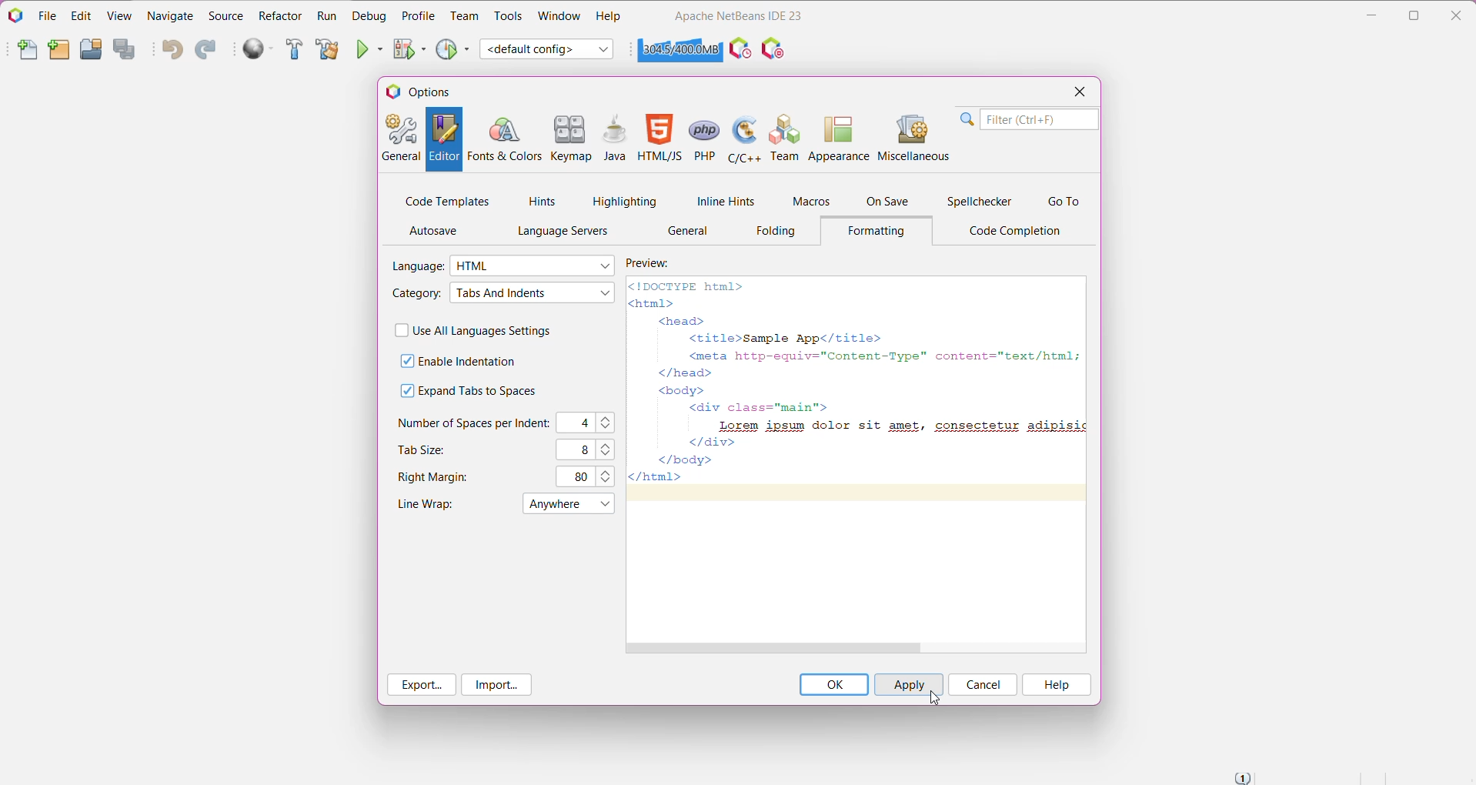  I want to click on cursor, so click(933, 698).